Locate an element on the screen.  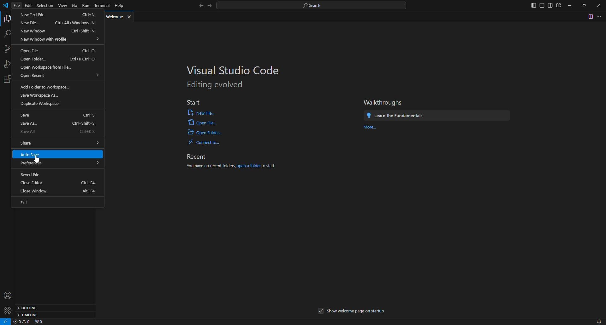
vs code is located at coordinates (7, 6).